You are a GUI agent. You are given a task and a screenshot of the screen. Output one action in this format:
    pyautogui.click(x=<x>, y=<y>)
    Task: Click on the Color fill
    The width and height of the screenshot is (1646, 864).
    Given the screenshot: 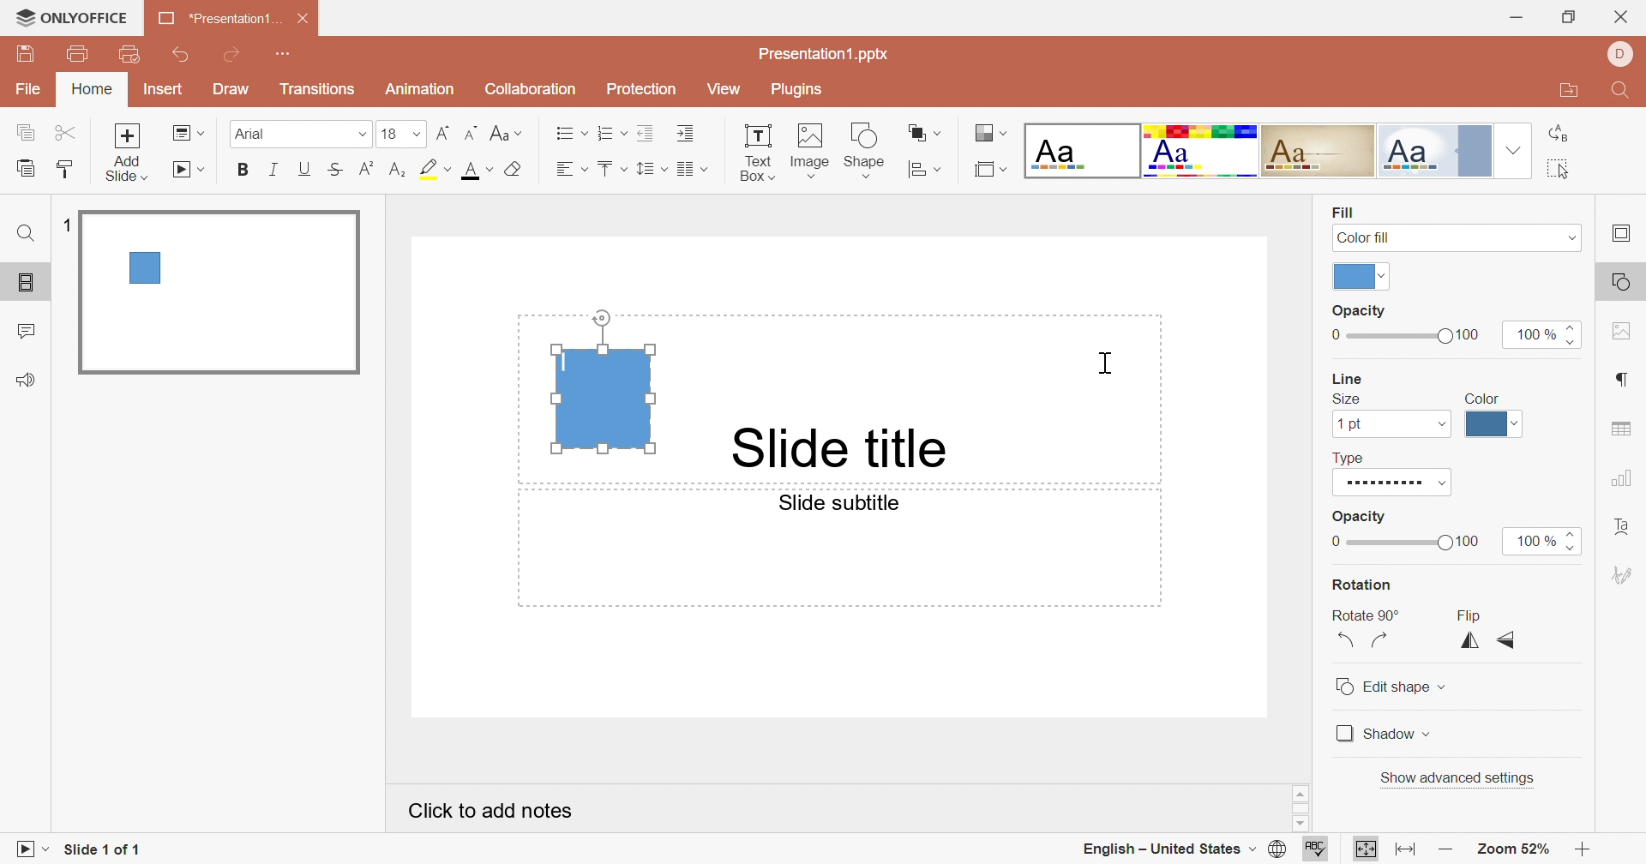 What is the action you would take?
    pyautogui.click(x=1366, y=237)
    